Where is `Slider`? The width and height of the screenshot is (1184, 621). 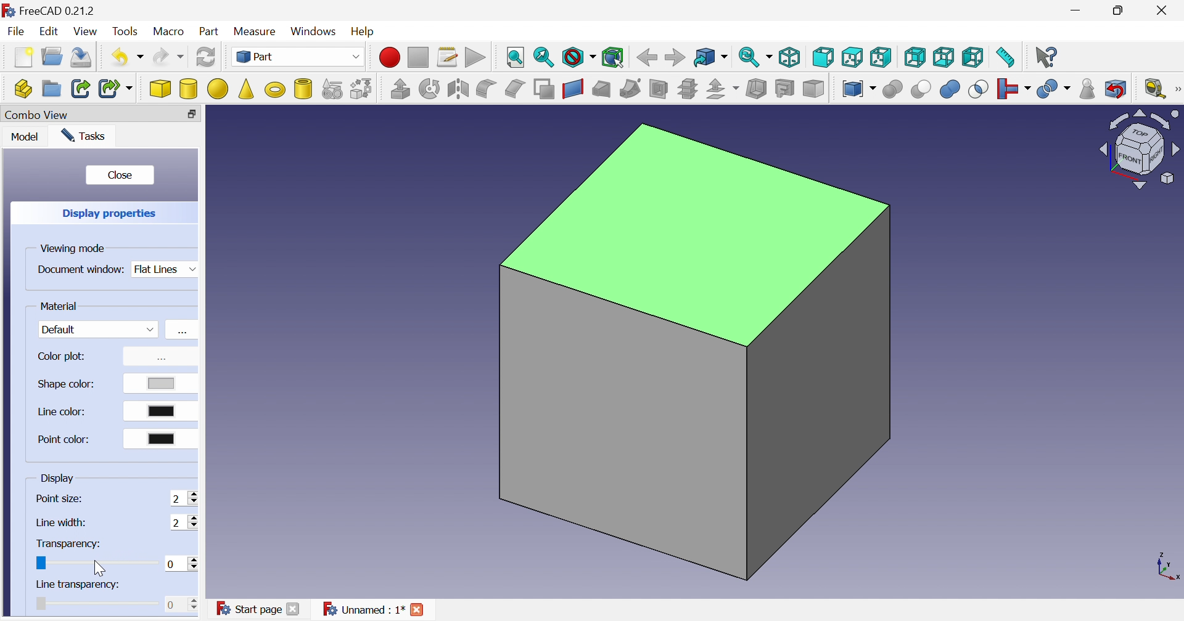 Slider is located at coordinates (41, 564).